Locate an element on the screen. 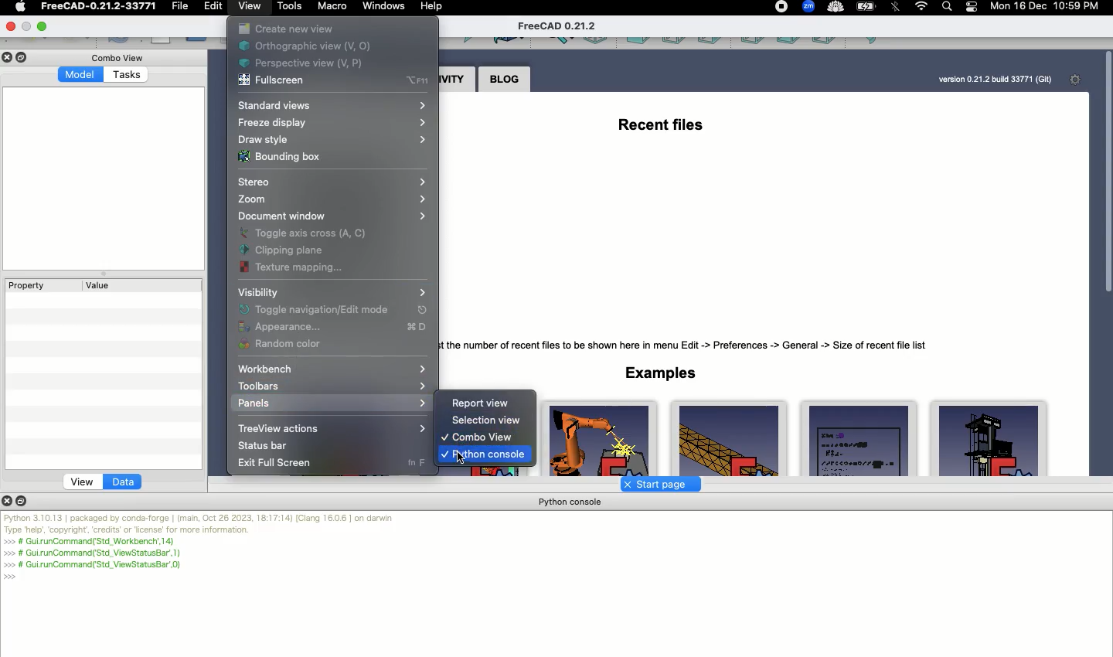 This screenshot has height=657, width=1113. Value is located at coordinates (100, 285).